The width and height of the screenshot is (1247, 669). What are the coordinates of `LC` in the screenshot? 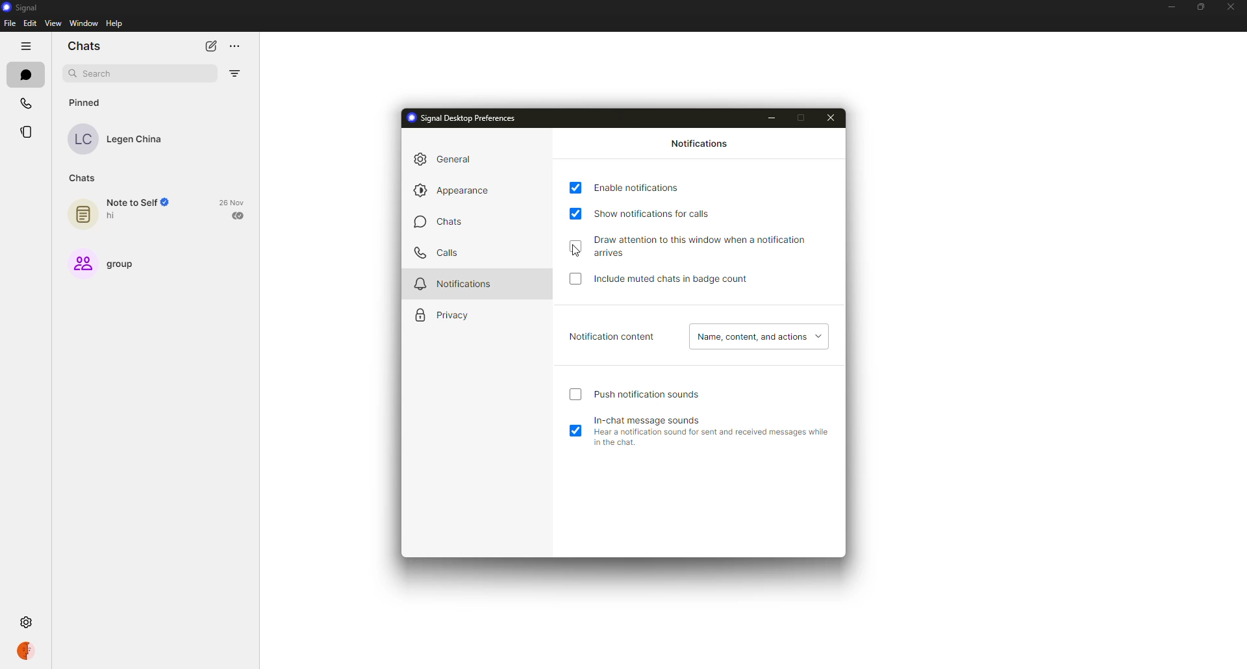 It's located at (86, 140).